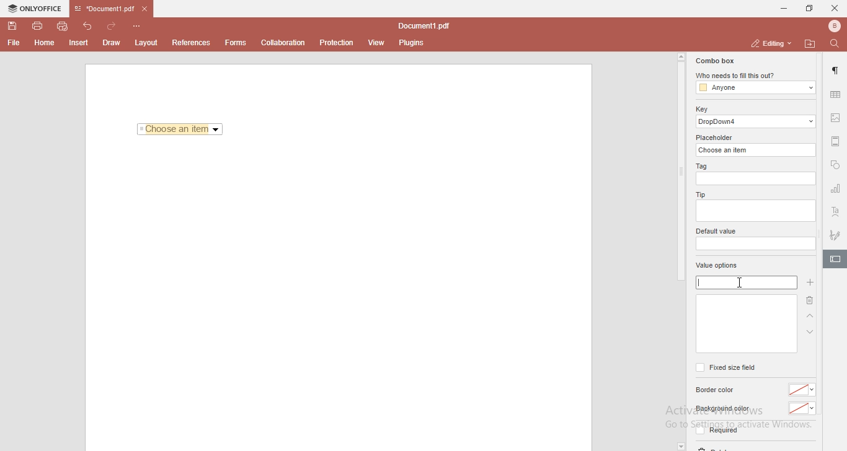  Describe the element at coordinates (45, 45) in the screenshot. I see `Home` at that location.